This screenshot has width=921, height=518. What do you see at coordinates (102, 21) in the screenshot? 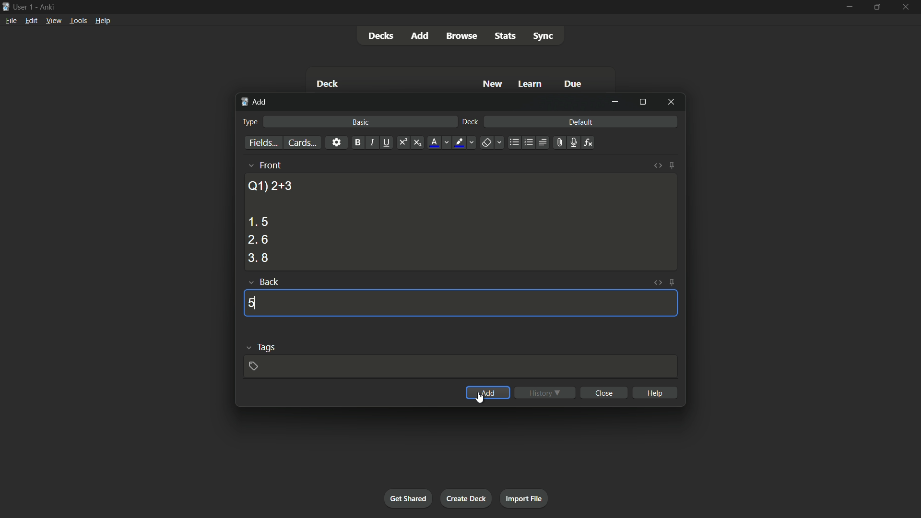
I see `help menu` at bounding box center [102, 21].